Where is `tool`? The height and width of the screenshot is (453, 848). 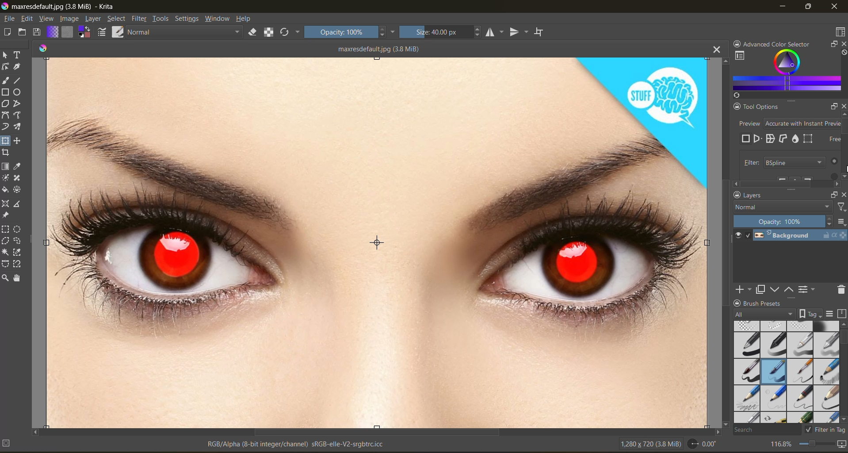 tool is located at coordinates (20, 165).